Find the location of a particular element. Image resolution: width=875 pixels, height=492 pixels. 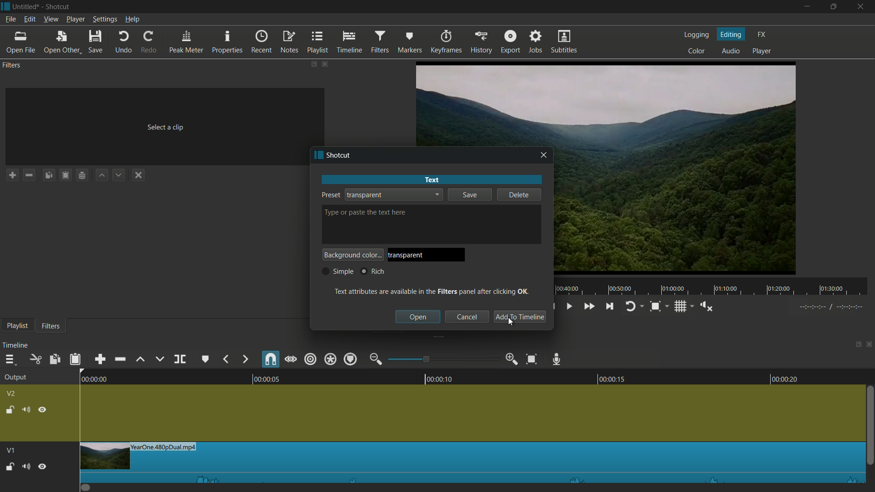

view menu is located at coordinates (51, 19).